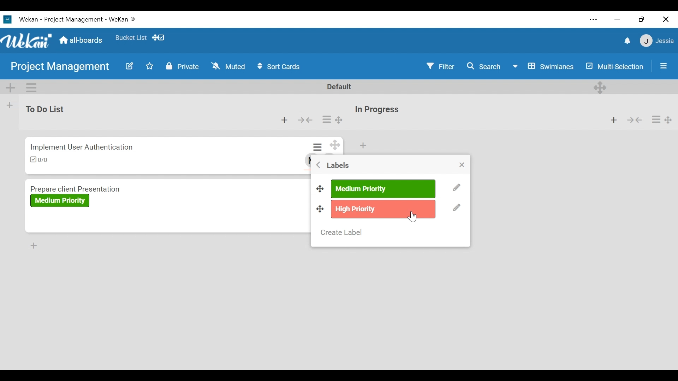  What do you see at coordinates (456, 188) in the screenshot?
I see `Edit` at bounding box center [456, 188].